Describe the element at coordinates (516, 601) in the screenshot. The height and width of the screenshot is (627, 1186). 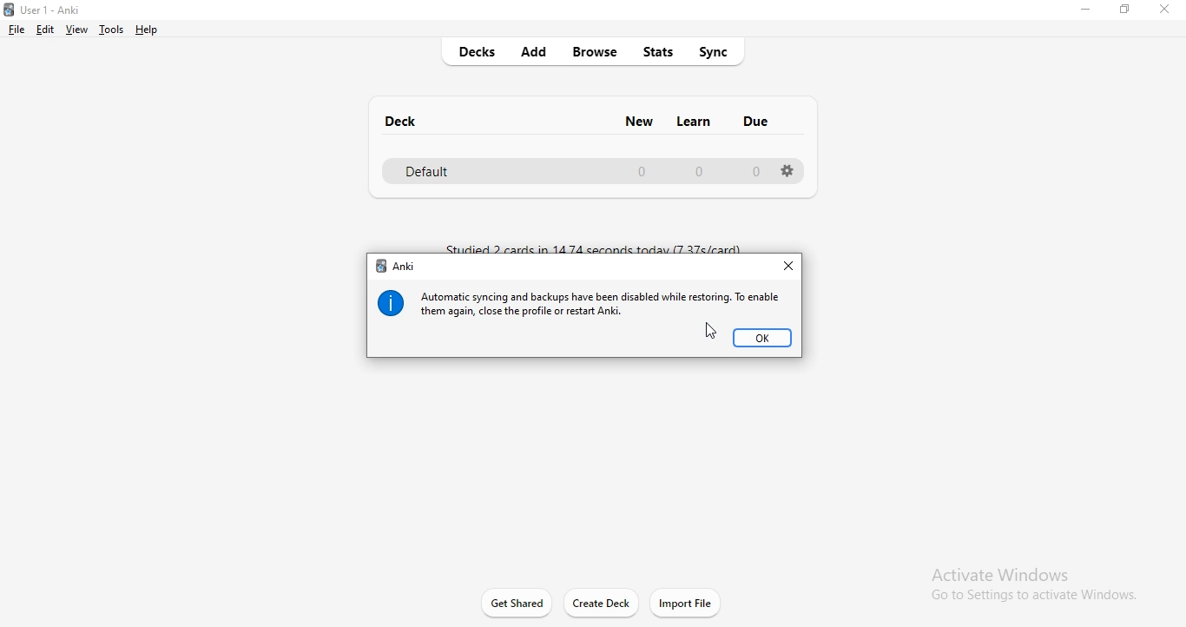
I see `get started` at that location.